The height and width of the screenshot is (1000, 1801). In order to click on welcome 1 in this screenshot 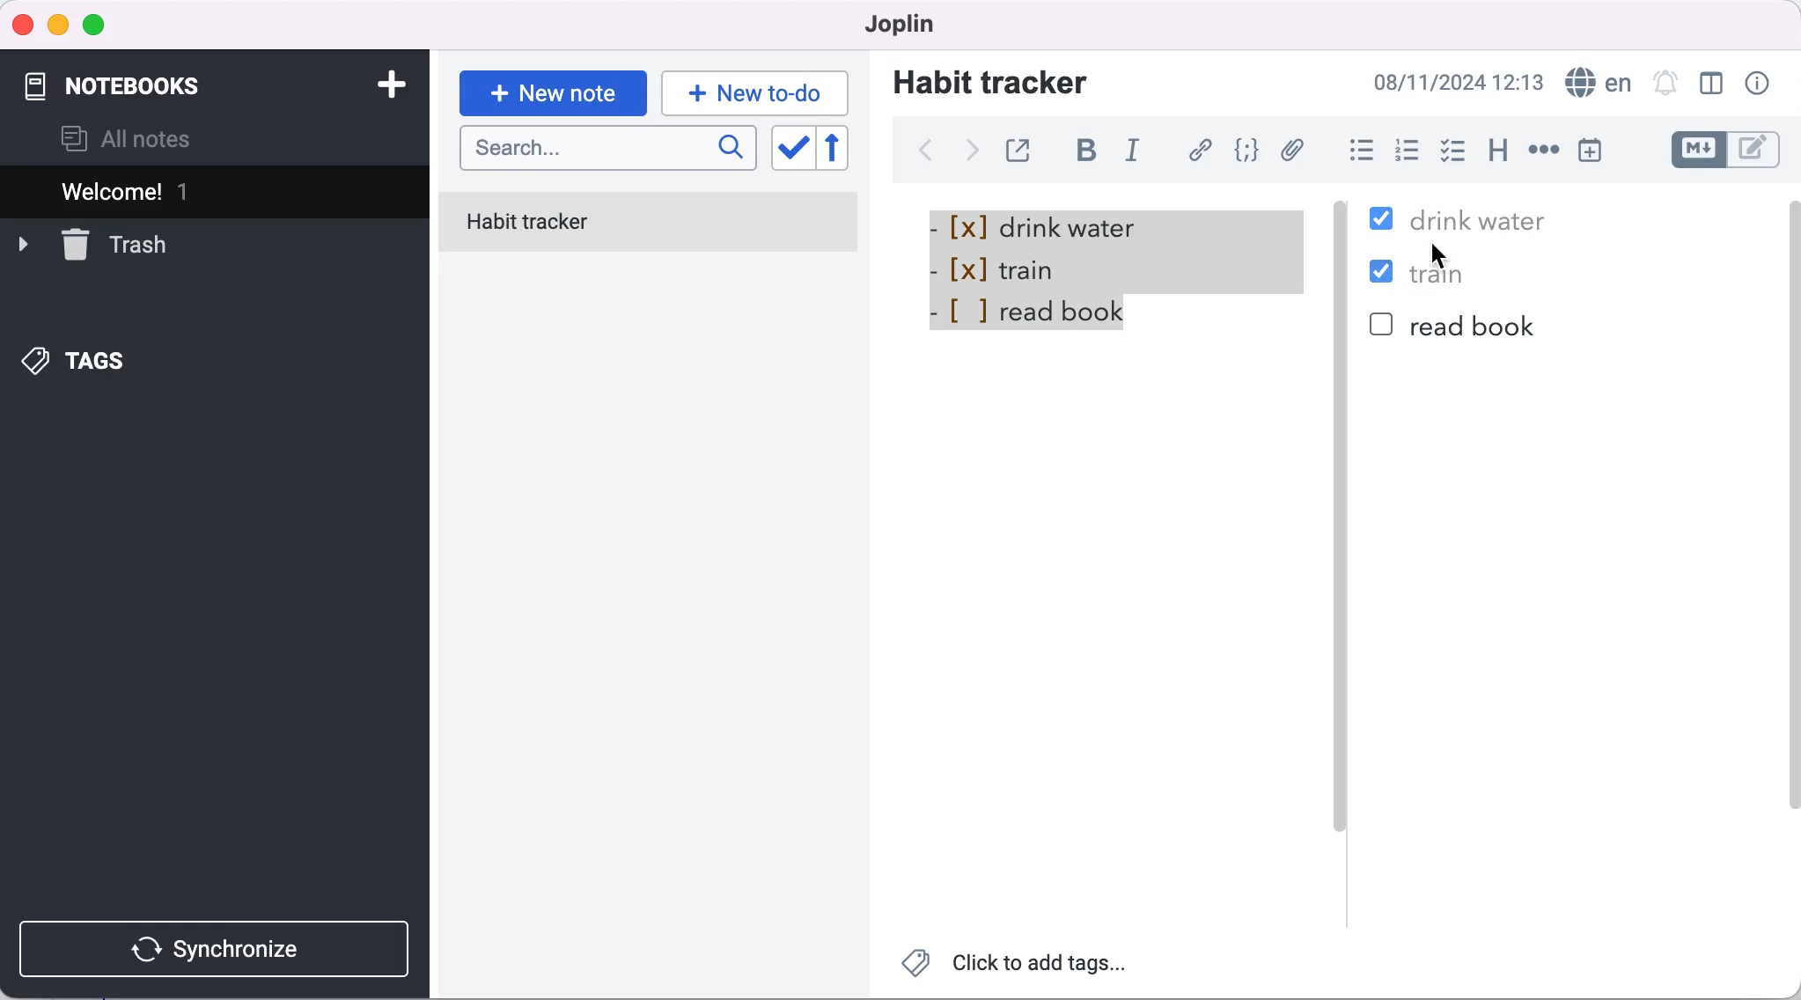, I will do `click(218, 191)`.